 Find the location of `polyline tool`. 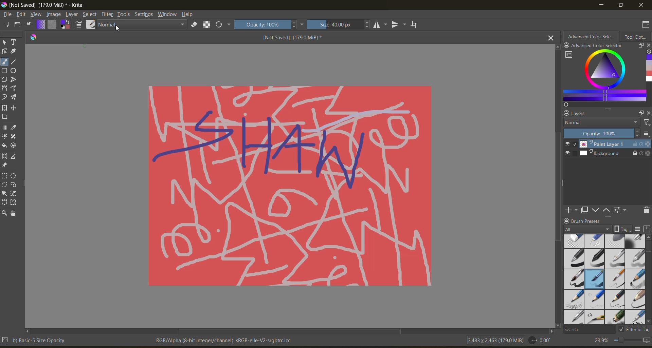

polyline tool is located at coordinates (14, 79).